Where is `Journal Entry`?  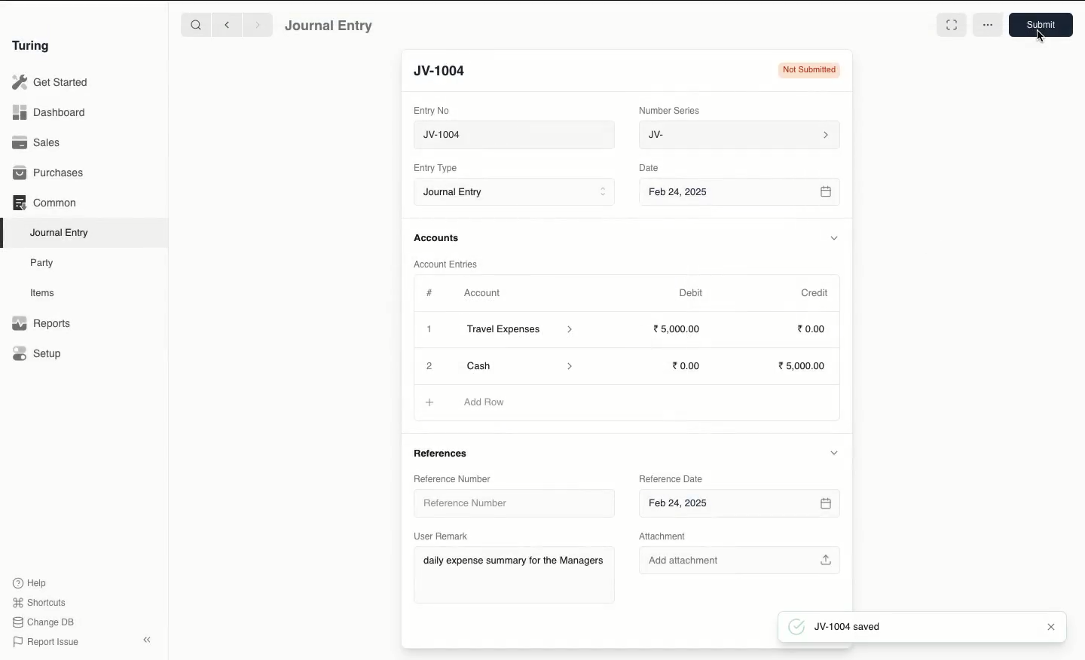 Journal Entry is located at coordinates (514, 191).